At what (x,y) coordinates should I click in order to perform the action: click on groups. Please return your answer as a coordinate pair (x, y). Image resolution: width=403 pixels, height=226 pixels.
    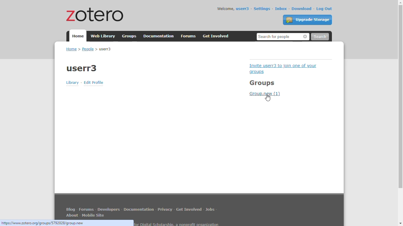
    Looking at the image, I should click on (130, 36).